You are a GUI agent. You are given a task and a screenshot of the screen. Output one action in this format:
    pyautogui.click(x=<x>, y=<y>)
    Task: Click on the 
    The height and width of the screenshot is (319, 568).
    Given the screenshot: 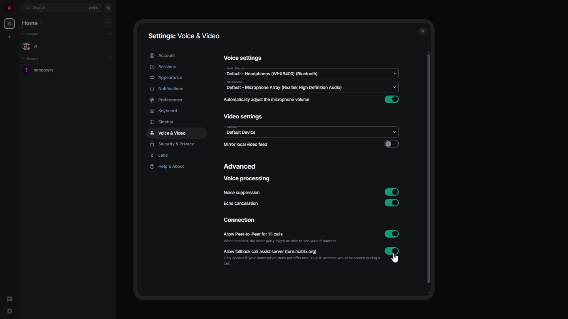 What is the action you would take?
    pyautogui.click(x=394, y=88)
    